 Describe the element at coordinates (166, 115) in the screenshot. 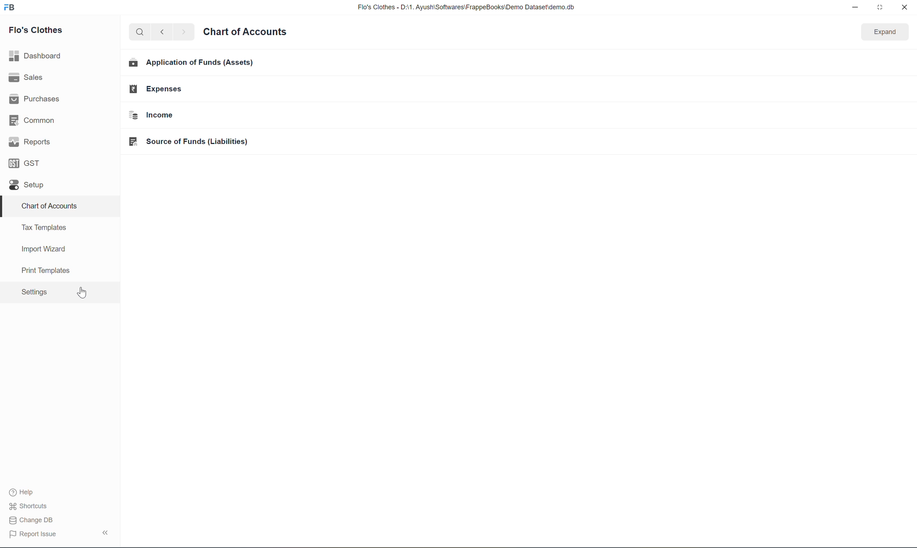

I see `Income` at that location.